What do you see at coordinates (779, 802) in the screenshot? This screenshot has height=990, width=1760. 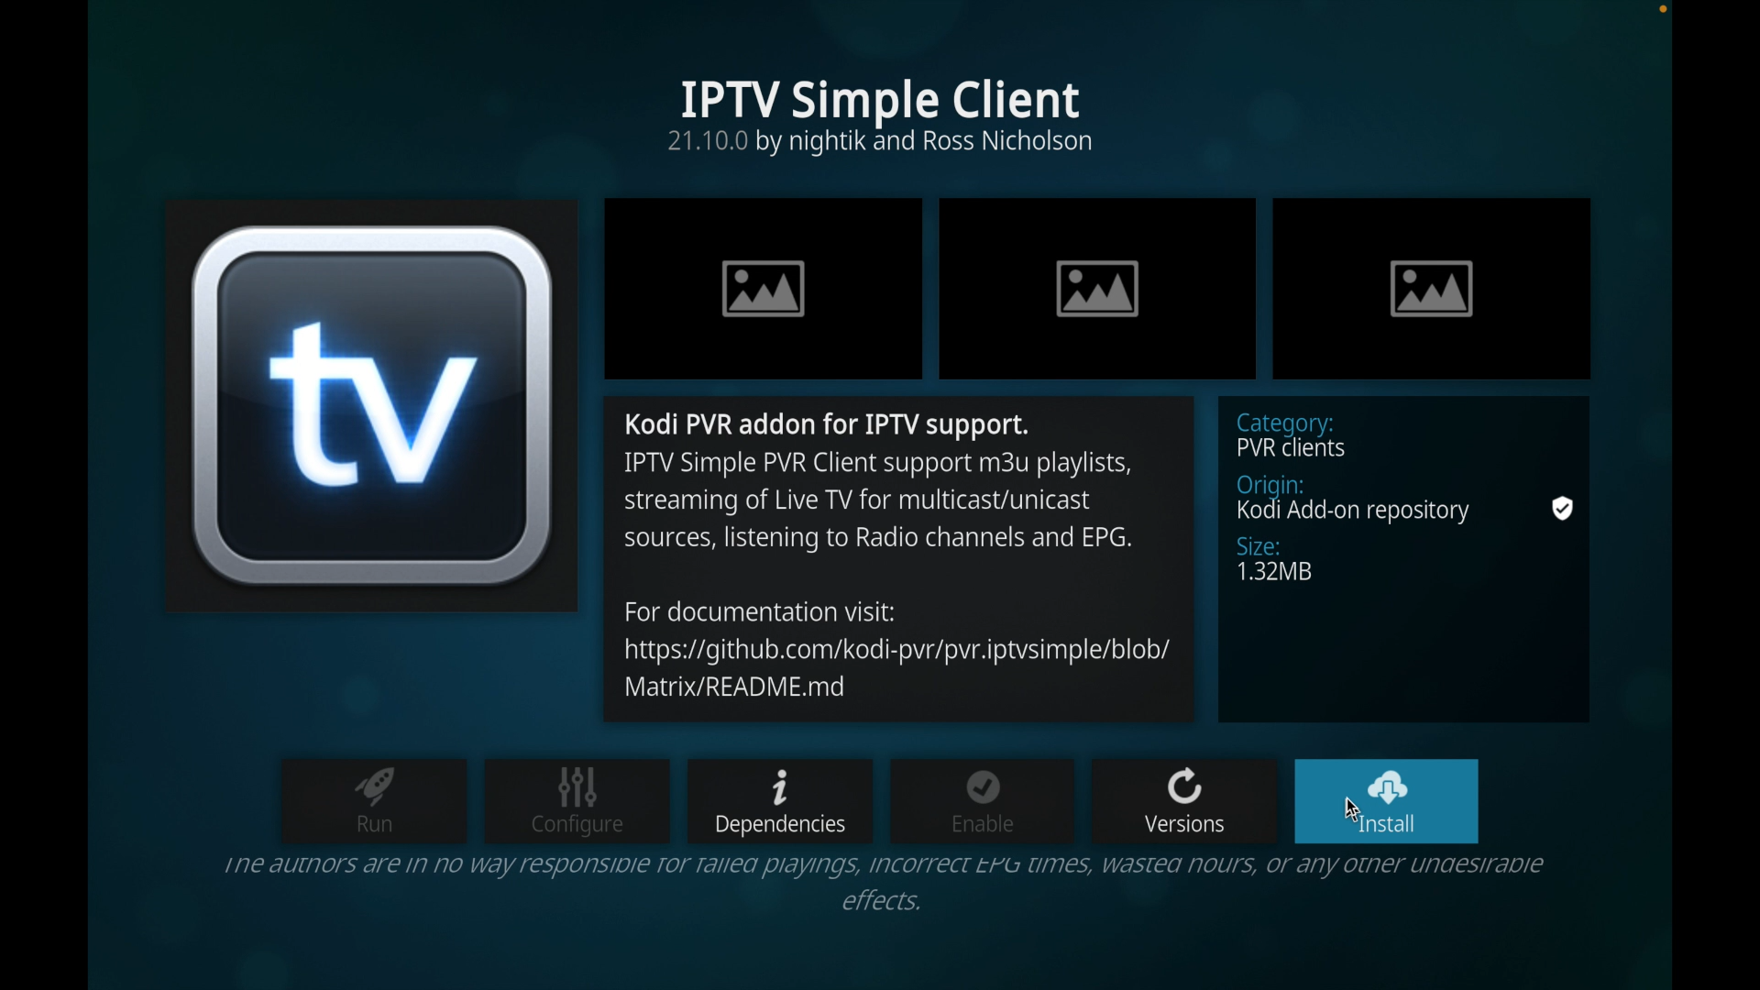 I see `dependencies` at bounding box center [779, 802].